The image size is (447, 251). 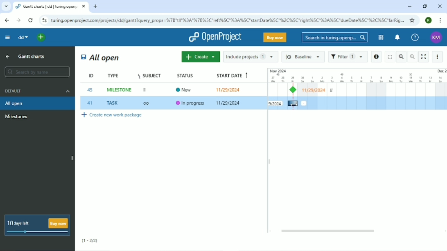 I want to click on New, so click(x=186, y=89).